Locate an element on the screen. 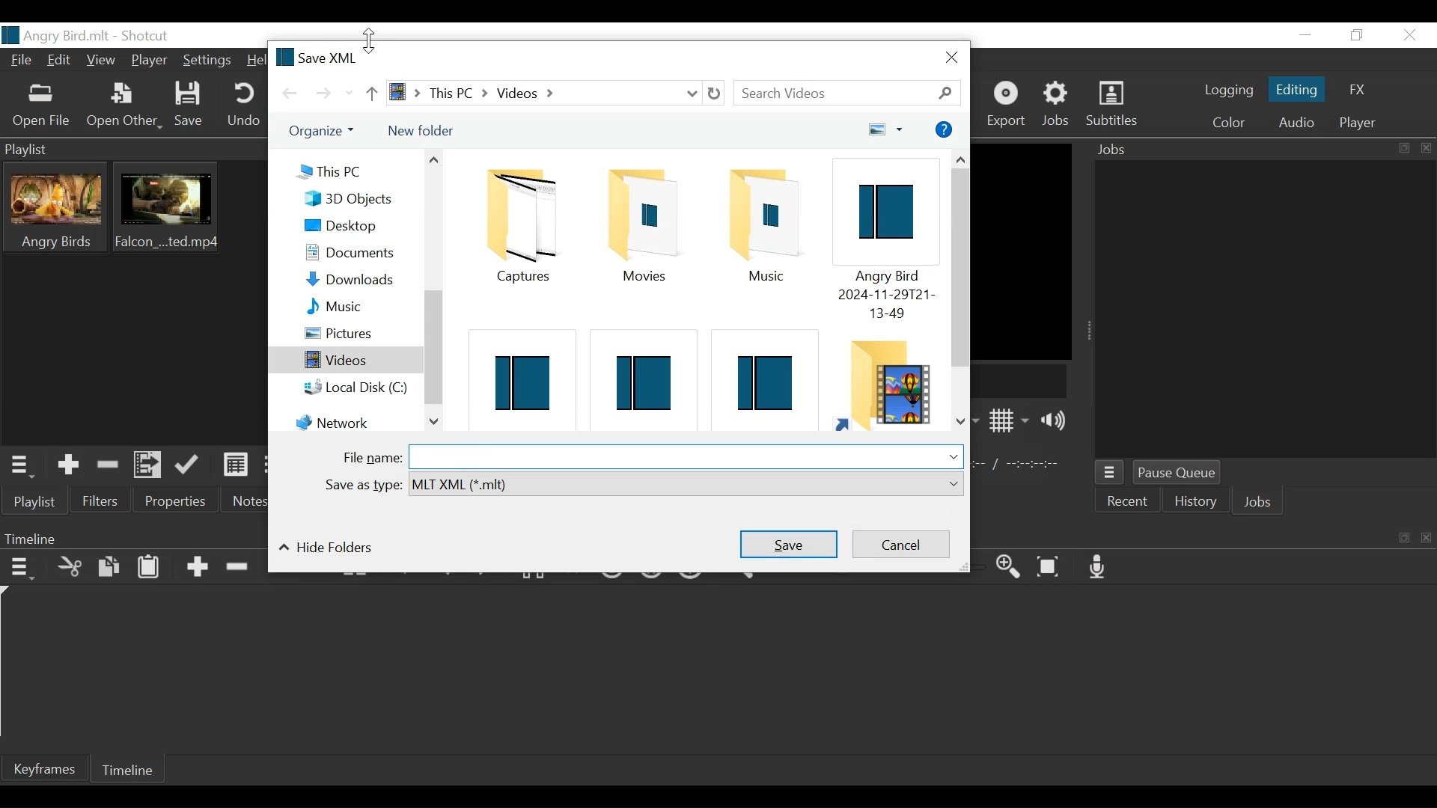  Jobs is located at coordinates (1255, 503).